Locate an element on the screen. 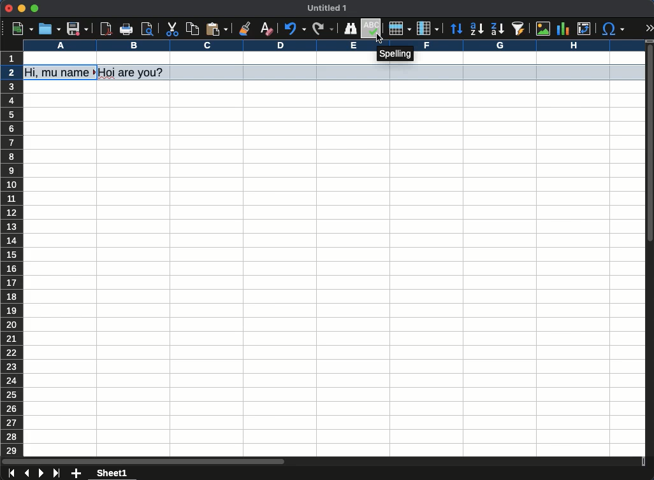 Image resolution: width=654 pixels, height=480 pixels. open is located at coordinates (48, 29).